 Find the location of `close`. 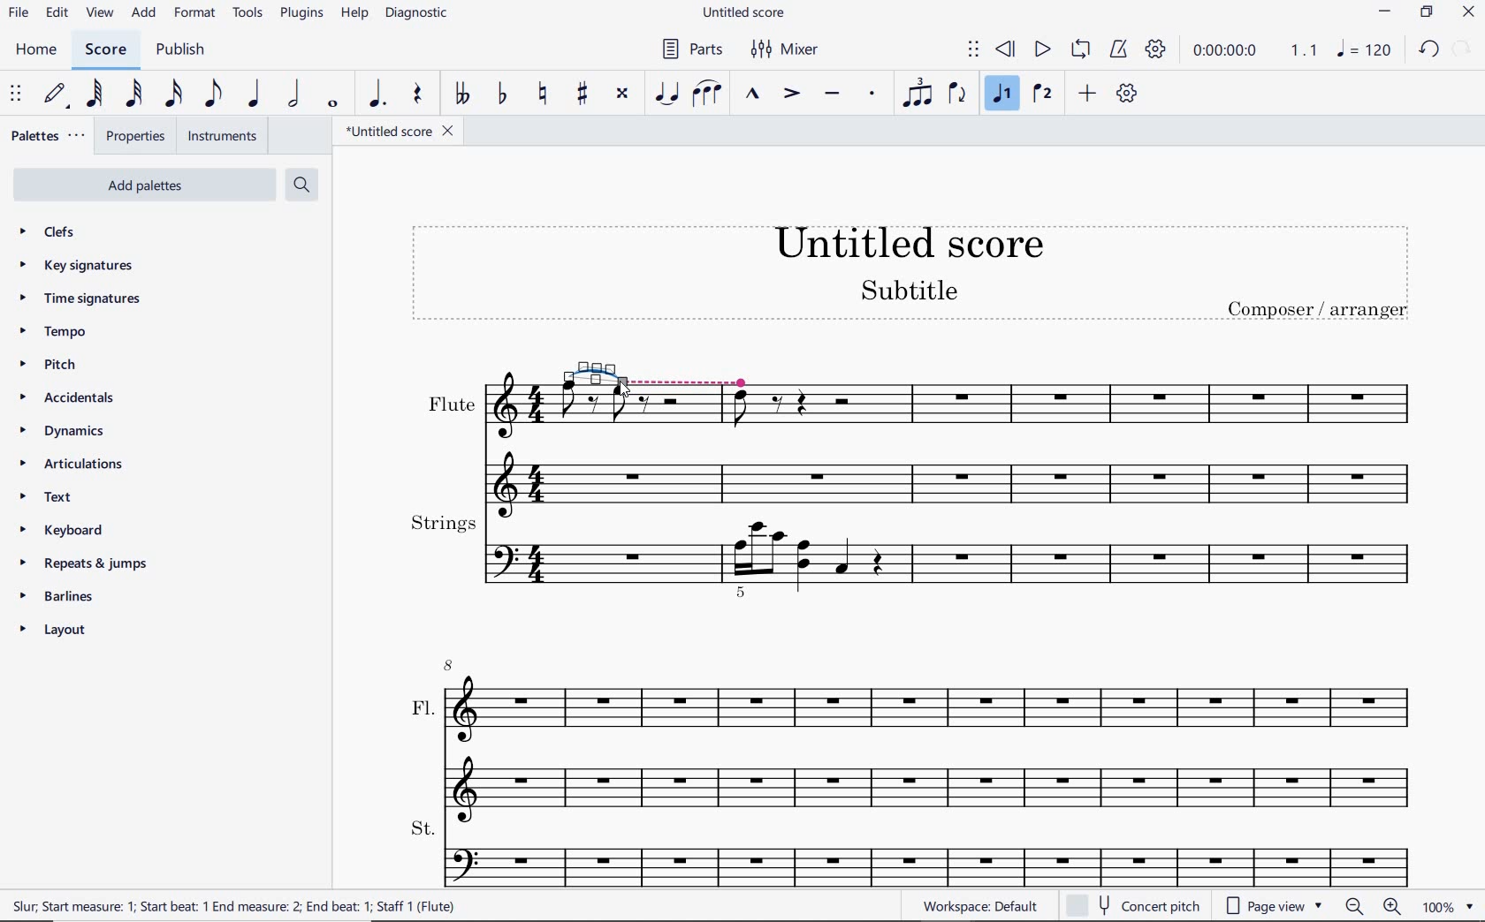

close is located at coordinates (1471, 11).